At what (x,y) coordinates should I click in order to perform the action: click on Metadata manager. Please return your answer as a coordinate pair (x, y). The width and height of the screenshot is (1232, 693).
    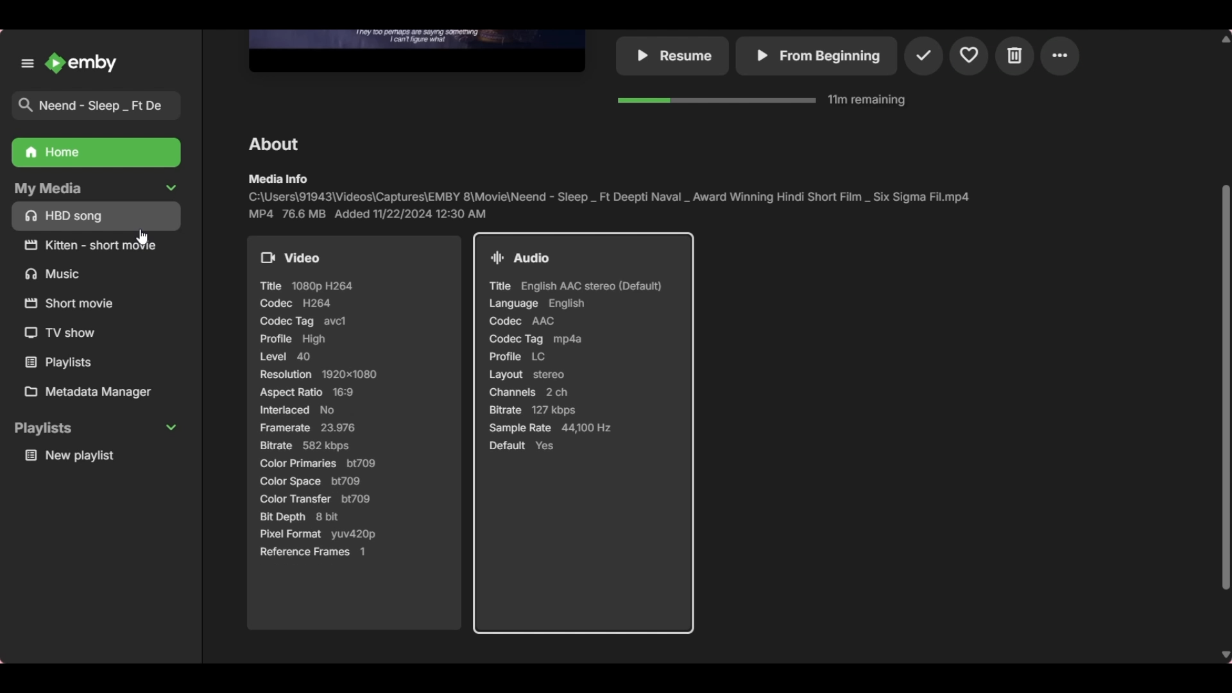
    Looking at the image, I should click on (101, 392).